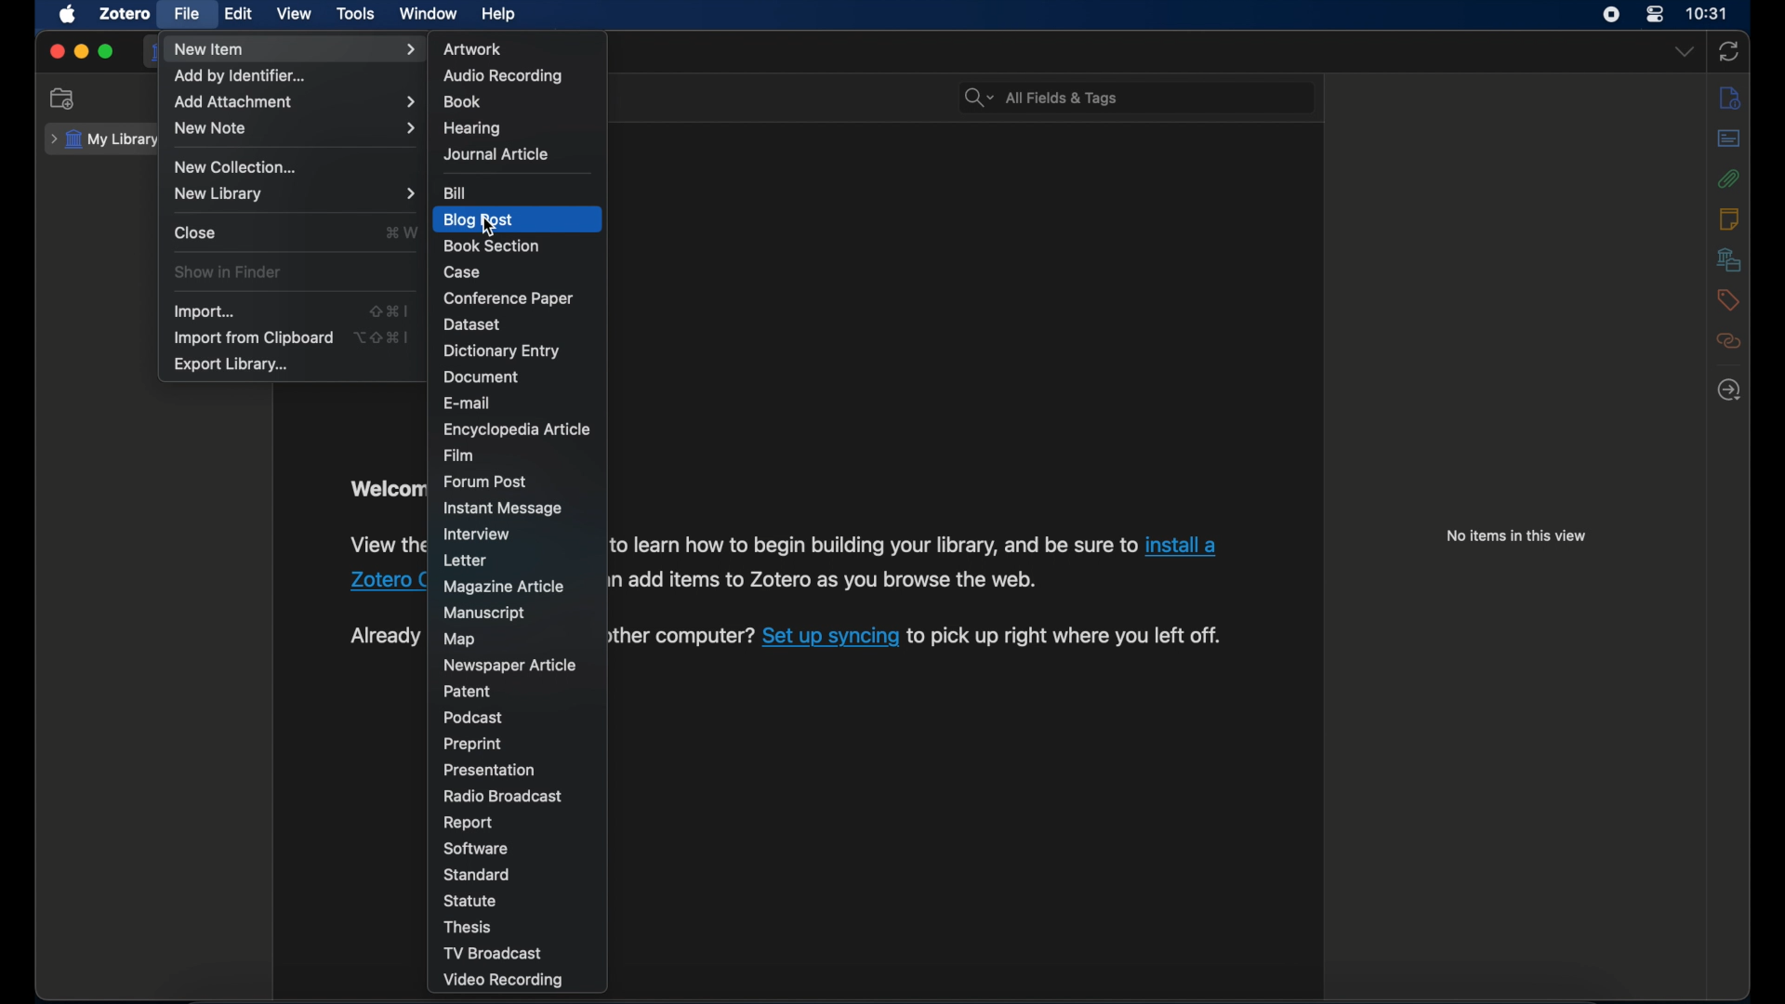 This screenshot has height=1004, width=1785. I want to click on import from clipboard, so click(252, 338).